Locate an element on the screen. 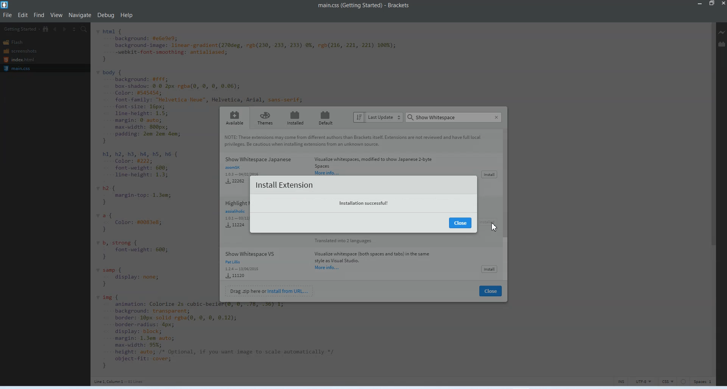  UTF-8 is located at coordinates (643, 381).